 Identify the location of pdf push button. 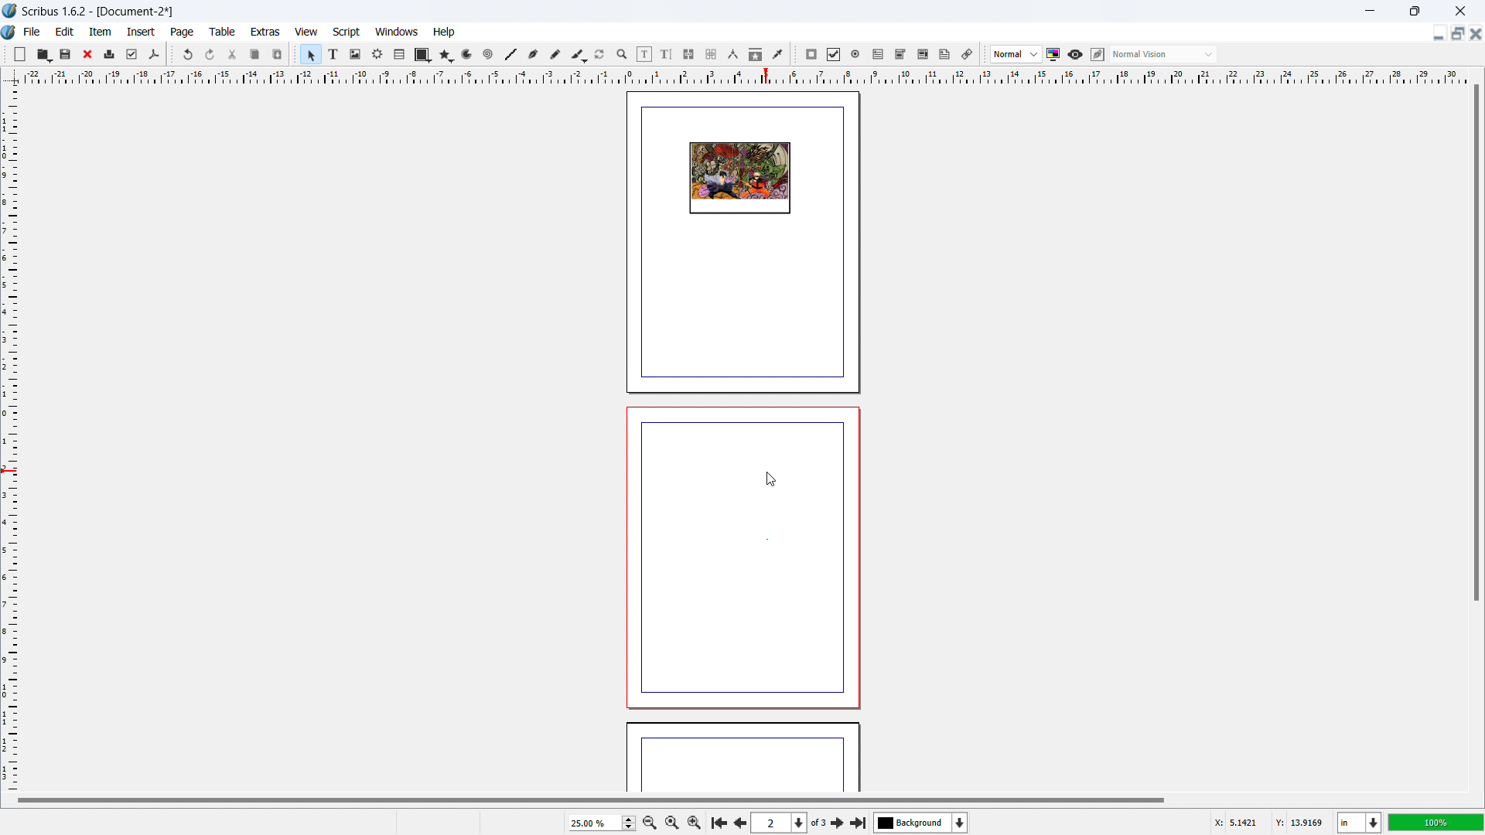
(811, 54).